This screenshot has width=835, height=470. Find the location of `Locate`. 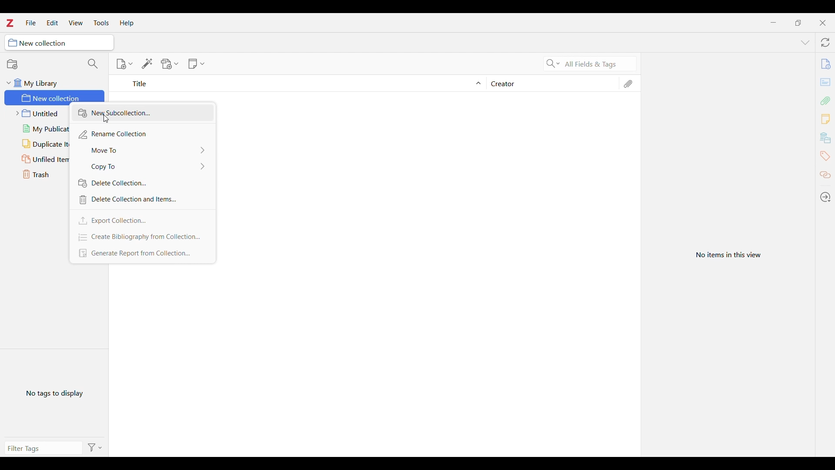

Locate is located at coordinates (825, 197).